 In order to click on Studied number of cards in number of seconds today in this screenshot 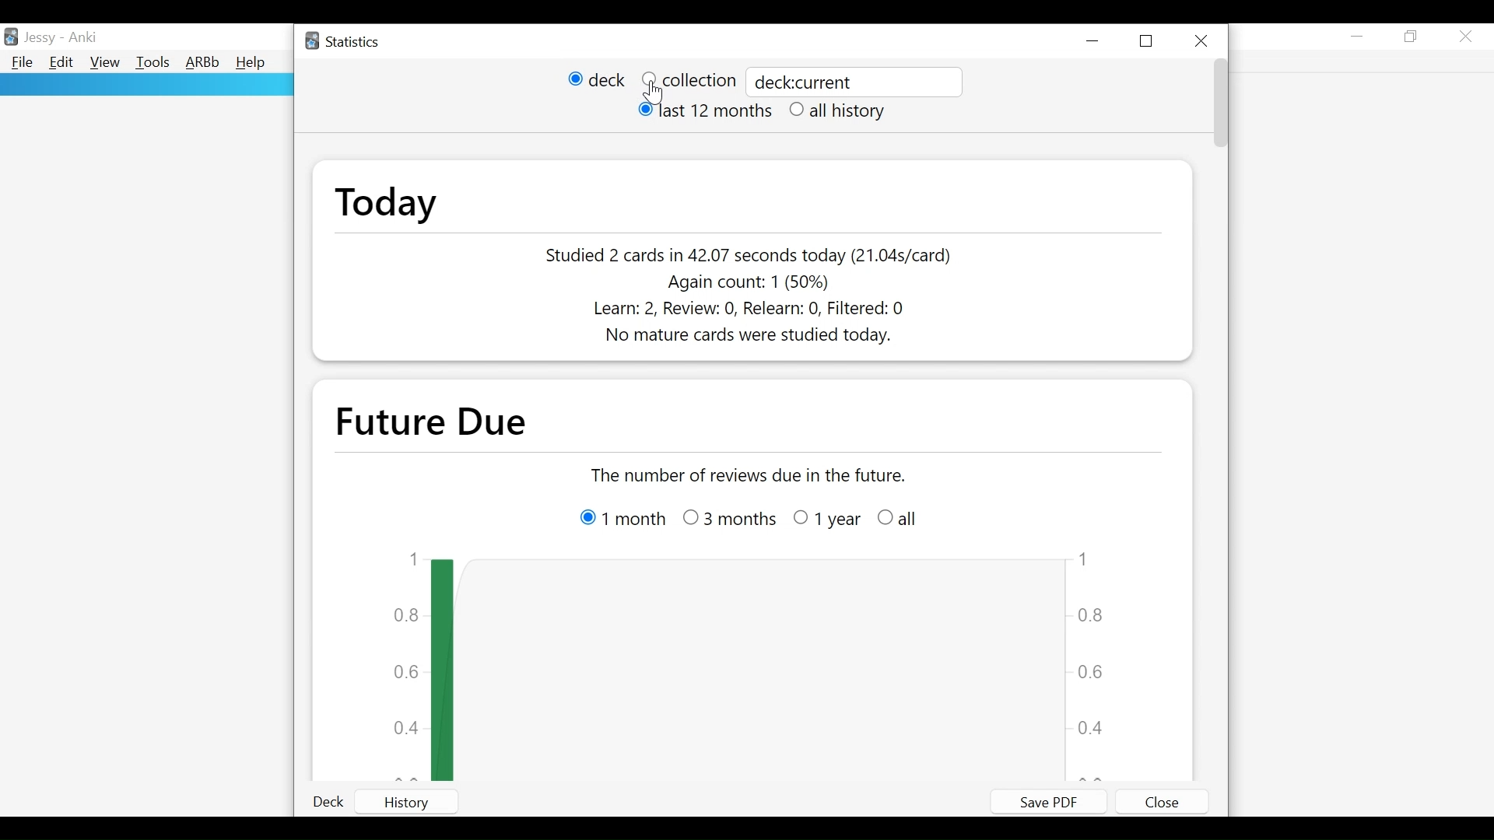, I will do `click(749, 255)`.